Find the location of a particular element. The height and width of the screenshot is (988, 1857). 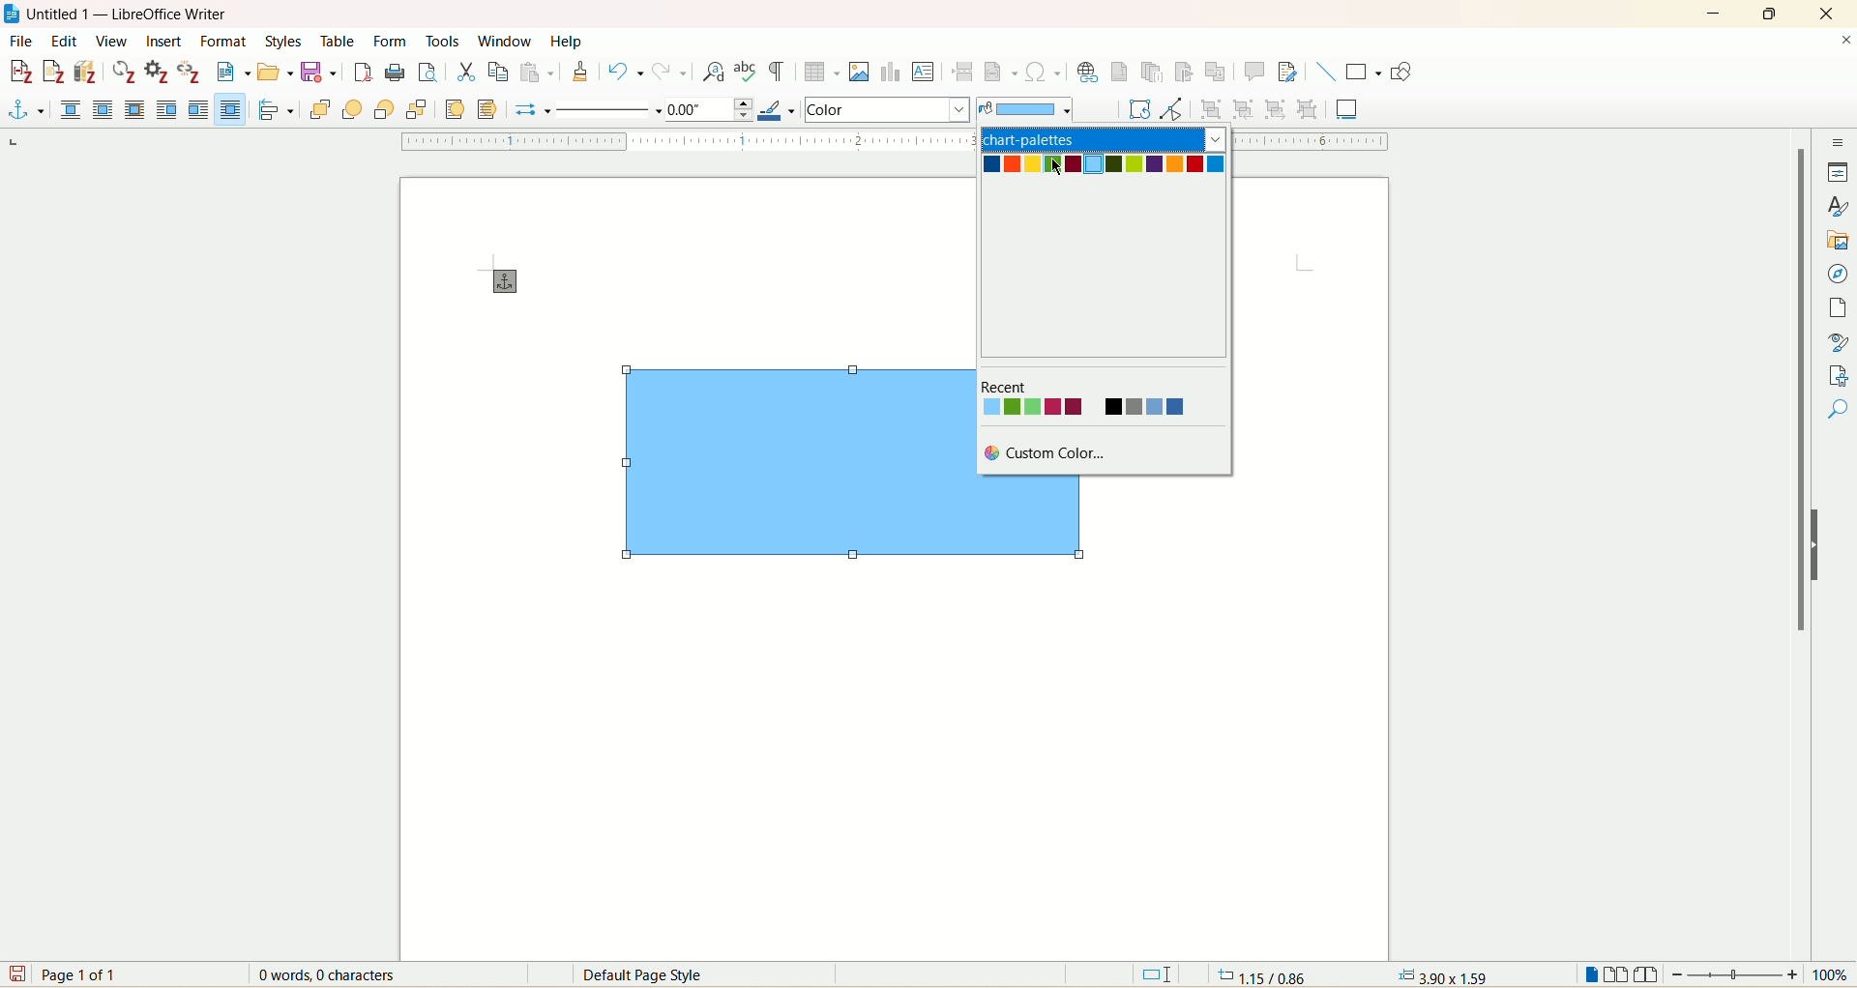

start and end arrowheads is located at coordinates (526, 111).